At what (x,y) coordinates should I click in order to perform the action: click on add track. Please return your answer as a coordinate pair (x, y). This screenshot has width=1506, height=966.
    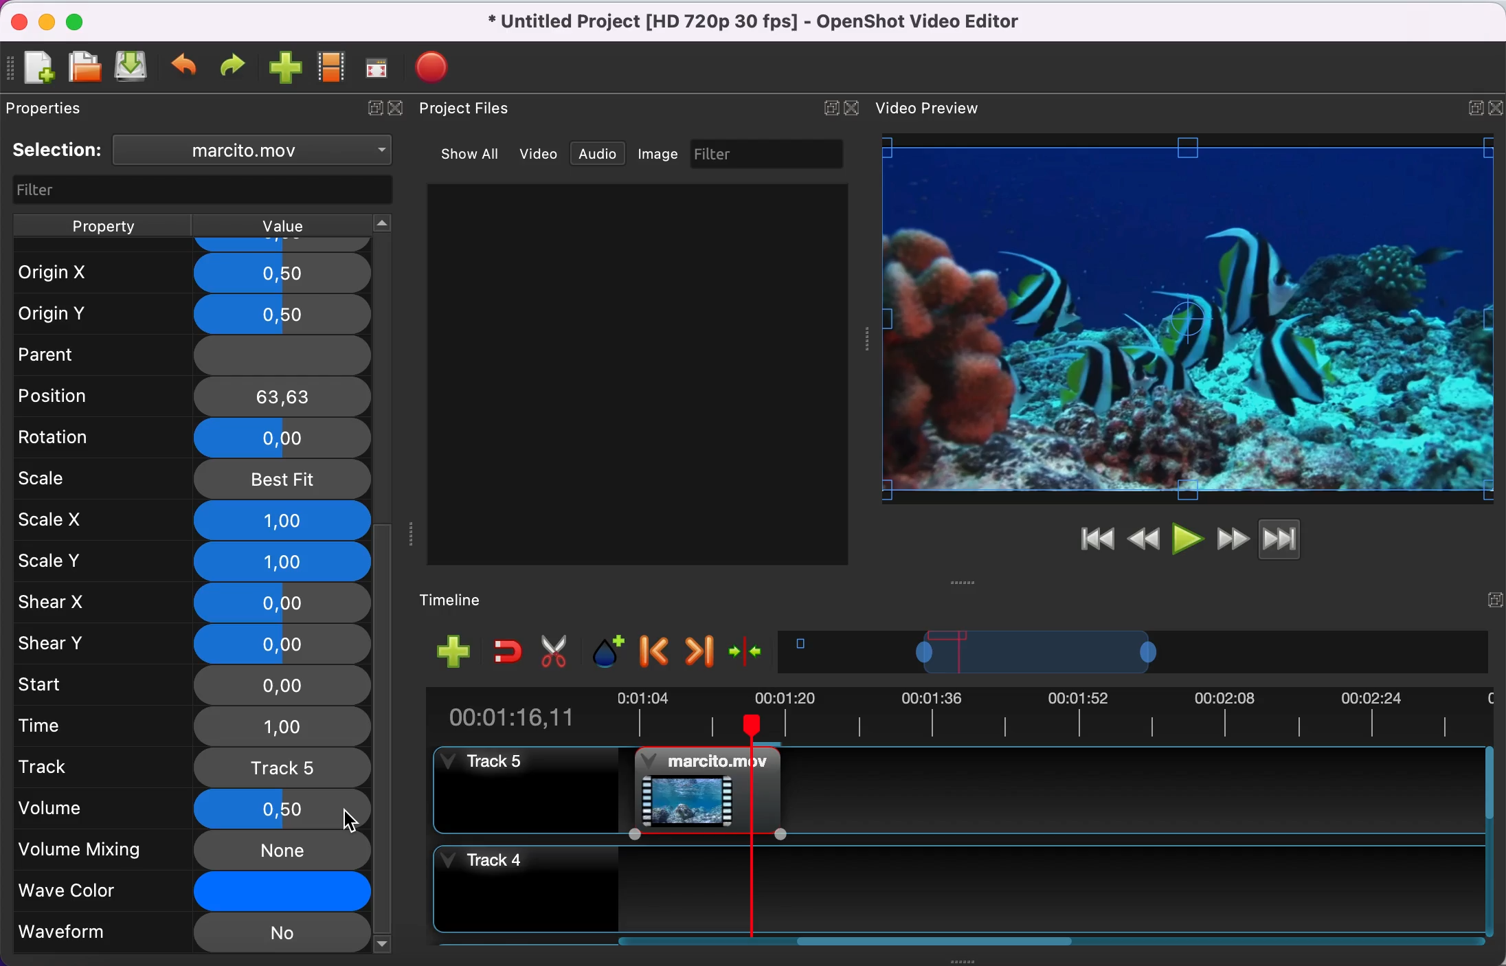
    Looking at the image, I should click on (452, 653).